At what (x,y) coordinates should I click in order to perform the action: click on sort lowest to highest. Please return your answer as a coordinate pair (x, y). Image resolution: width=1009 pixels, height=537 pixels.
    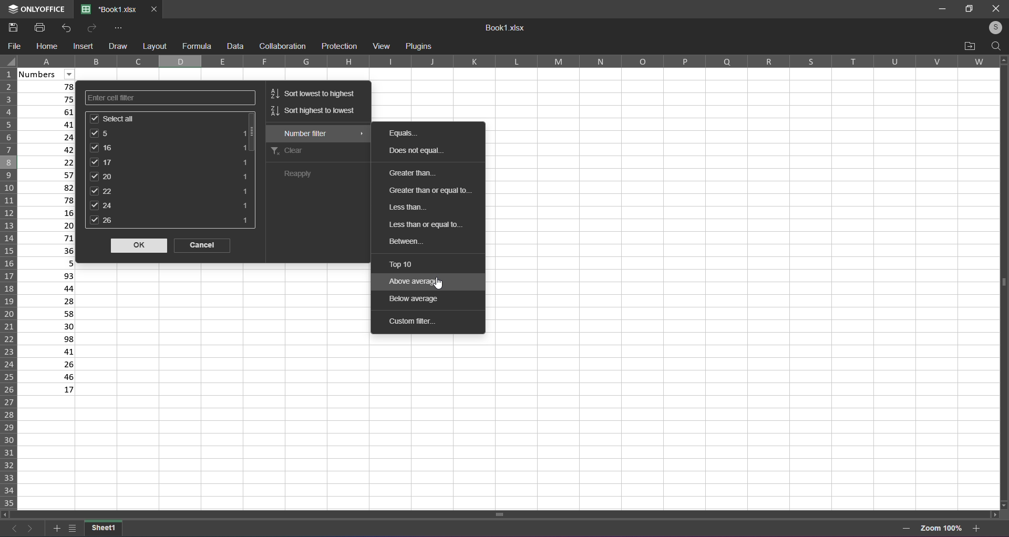
    Looking at the image, I should click on (314, 91).